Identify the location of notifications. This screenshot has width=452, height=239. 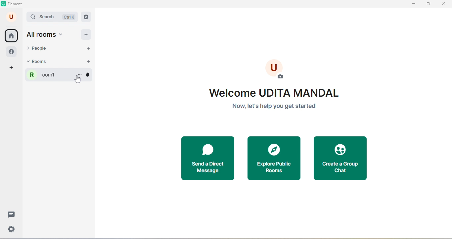
(91, 74).